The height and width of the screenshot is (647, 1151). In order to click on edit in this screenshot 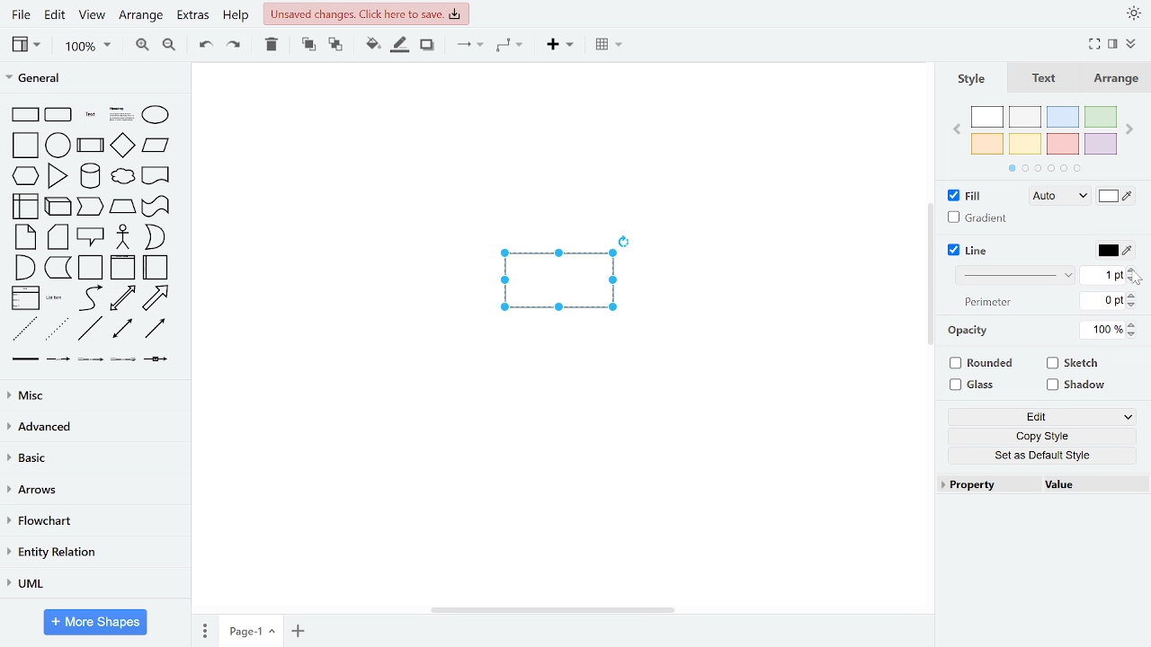, I will do `click(58, 14)`.